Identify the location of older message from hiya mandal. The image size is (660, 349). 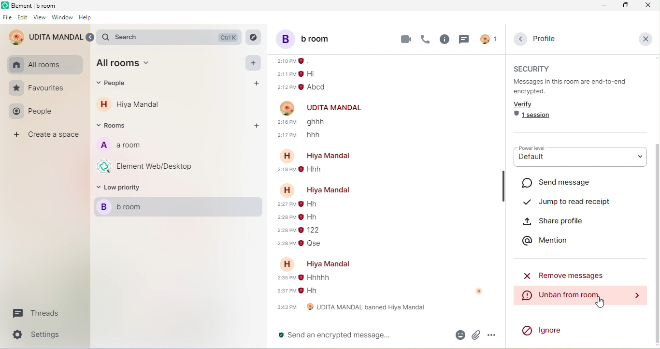
(315, 226).